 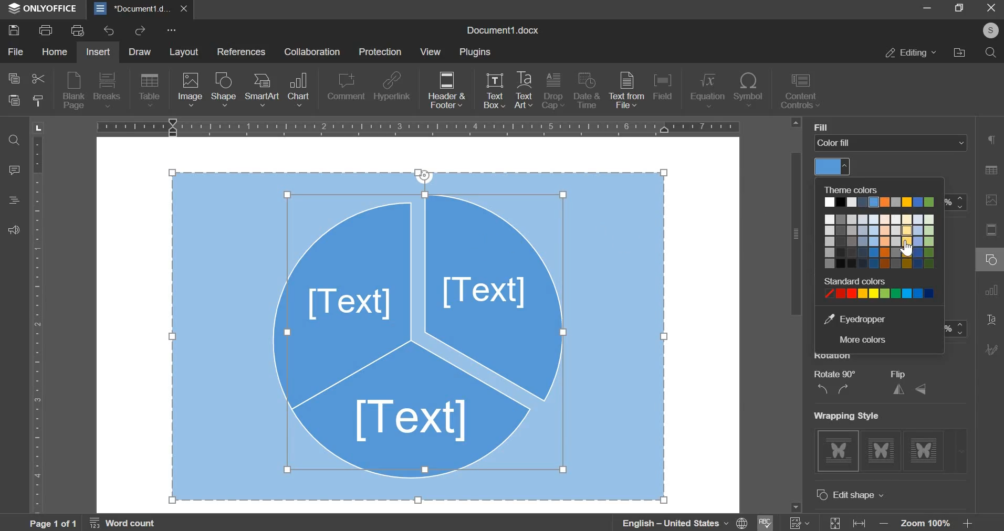 I want to click on undo, so click(x=109, y=31).